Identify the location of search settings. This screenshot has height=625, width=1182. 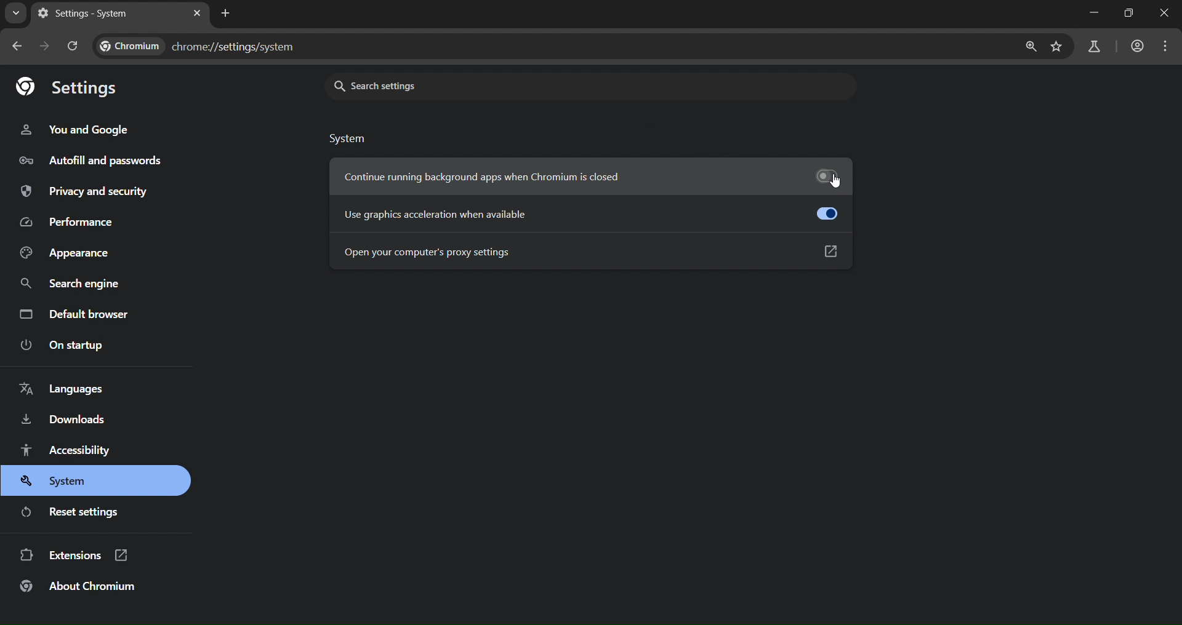
(510, 86).